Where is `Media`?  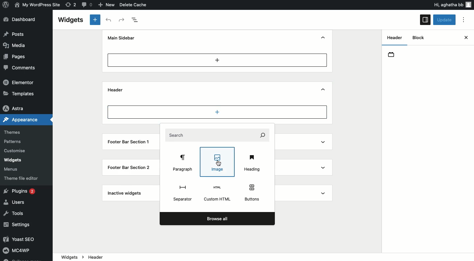
Media is located at coordinates (15, 45).